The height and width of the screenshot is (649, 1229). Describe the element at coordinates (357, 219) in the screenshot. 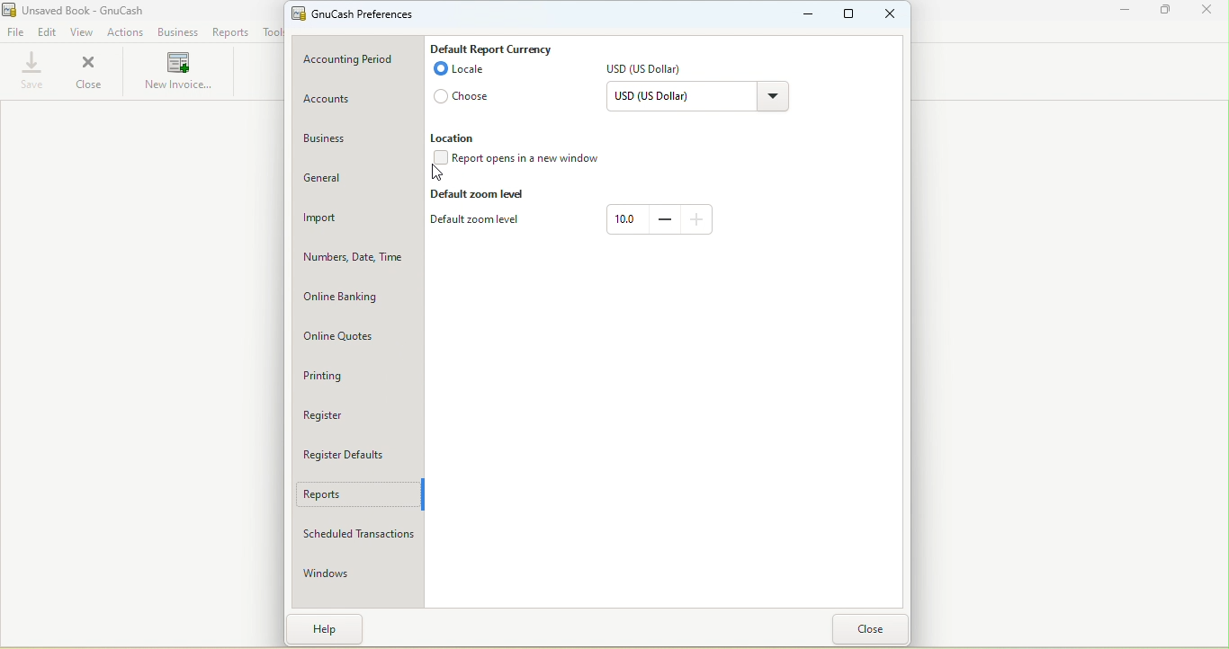

I see `Import` at that location.